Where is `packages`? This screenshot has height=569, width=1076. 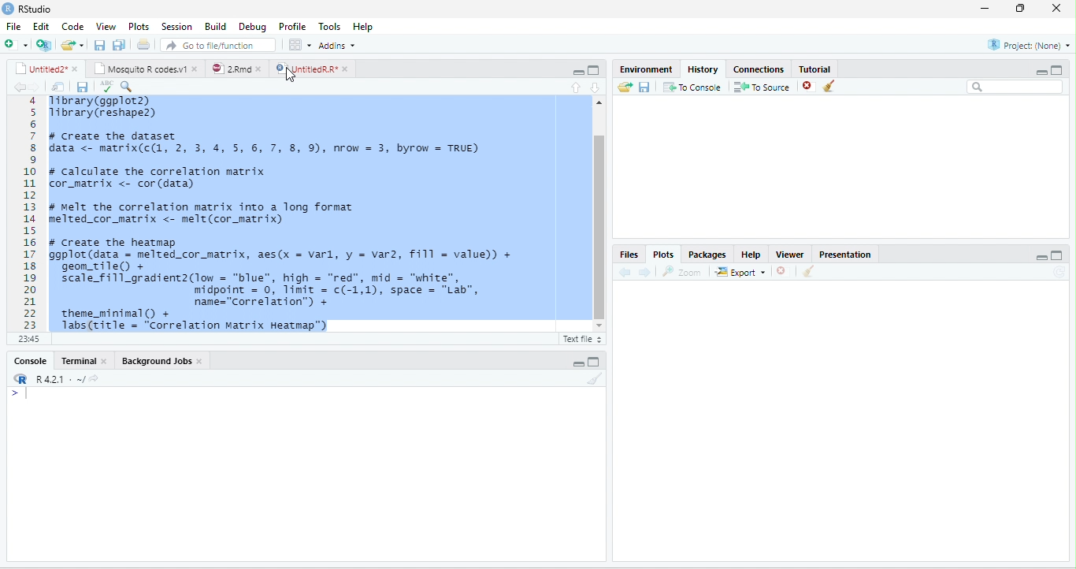 packages is located at coordinates (707, 254).